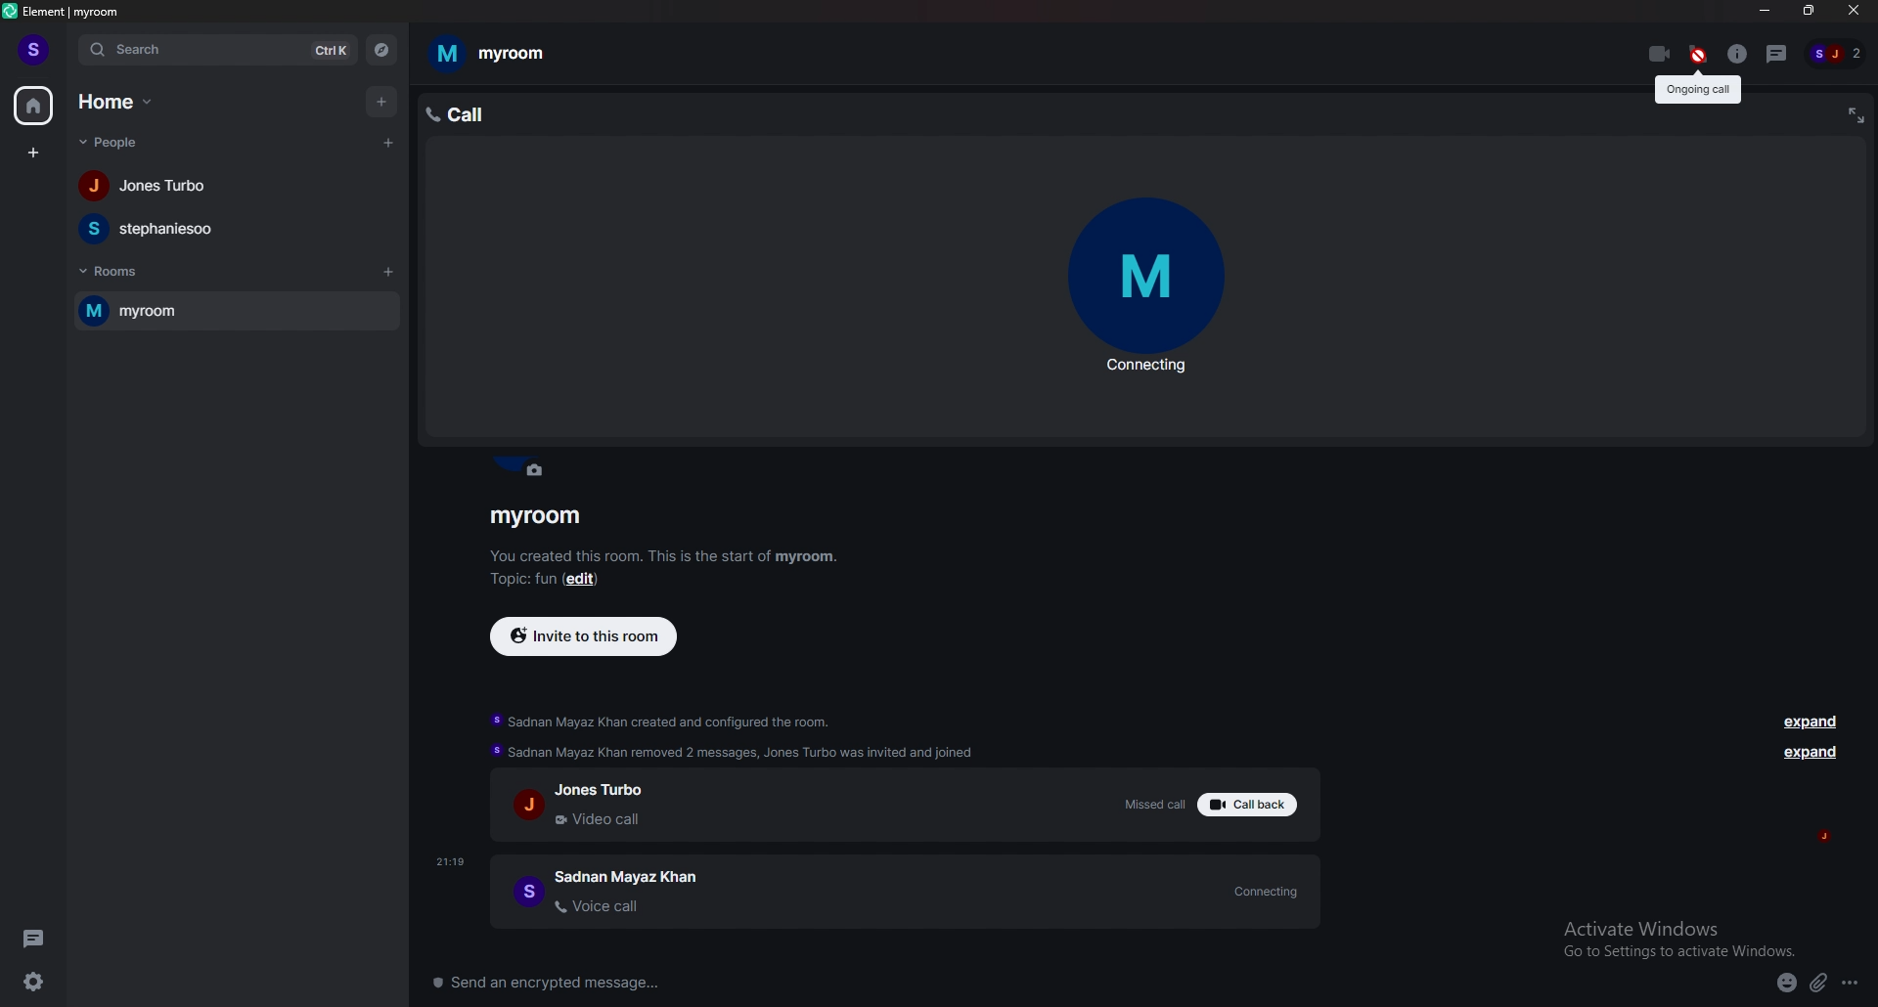  I want to click on j, so click(1833, 836).